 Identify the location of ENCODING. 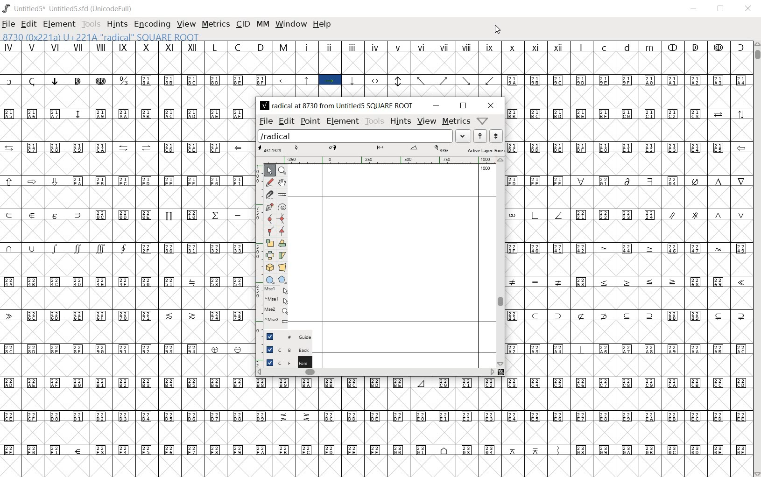
(152, 25).